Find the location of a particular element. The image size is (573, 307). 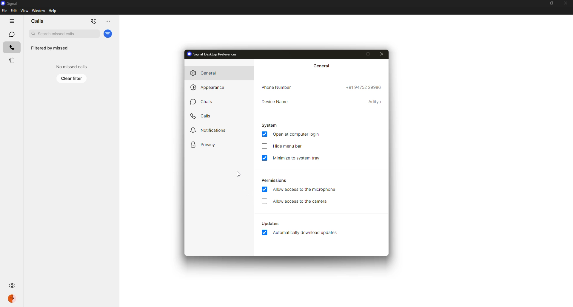

click to enable is located at coordinates (264, 146).